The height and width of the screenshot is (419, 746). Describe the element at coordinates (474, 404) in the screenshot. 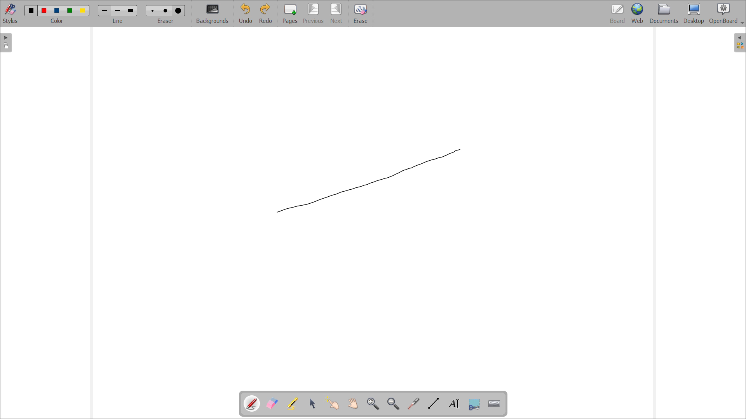

I see `capture part of the screen` at that location.